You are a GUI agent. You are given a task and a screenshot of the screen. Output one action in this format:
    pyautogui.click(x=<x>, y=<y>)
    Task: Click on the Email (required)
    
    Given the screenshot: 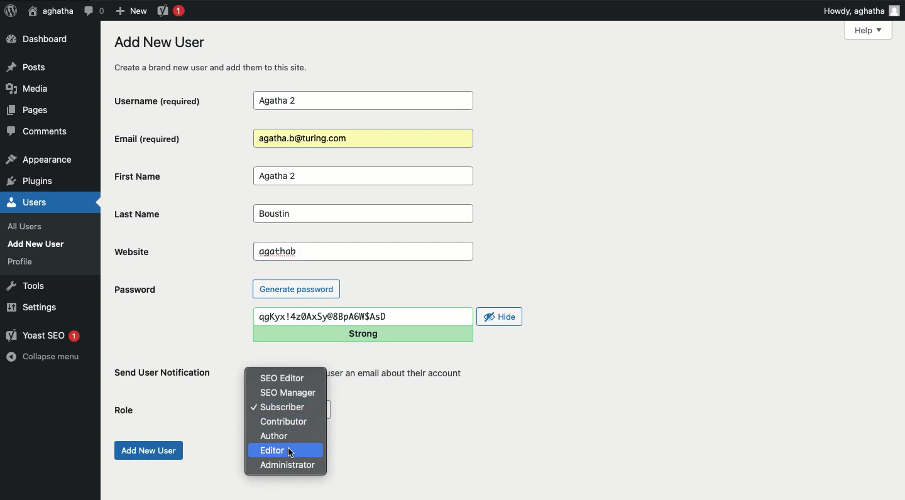 What is the action you would take?
    pyautogui.click(x=169, y=138)
    